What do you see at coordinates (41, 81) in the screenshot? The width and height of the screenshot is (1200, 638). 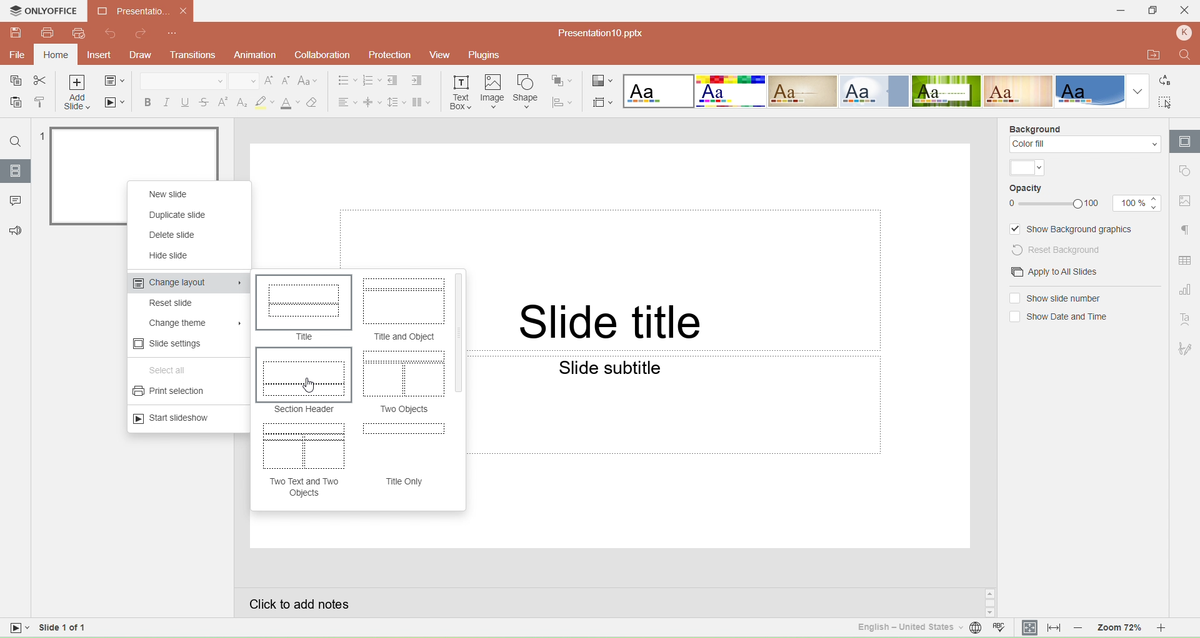 I see `Cut` at bounding box center [41, 81].